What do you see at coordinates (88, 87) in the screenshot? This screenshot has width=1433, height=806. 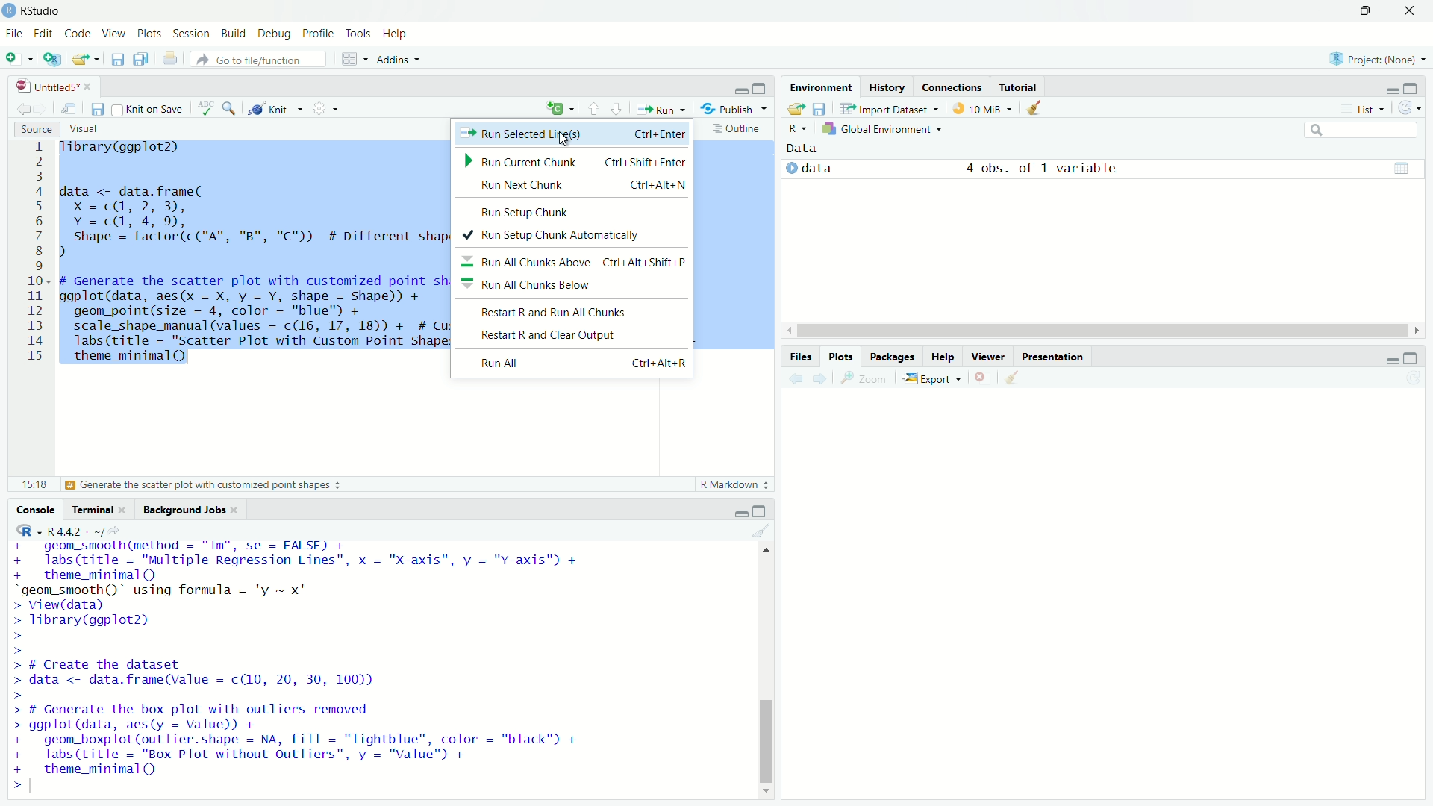 I see `close` at bounding box center [88, 87].